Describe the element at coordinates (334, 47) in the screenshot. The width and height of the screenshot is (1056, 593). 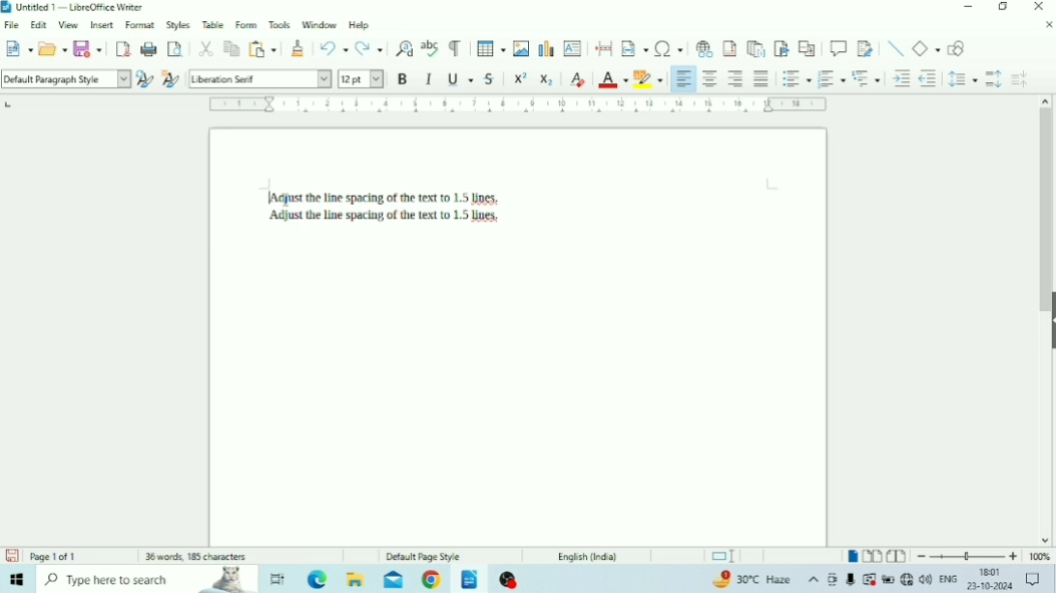
I see `Undo` at that location.